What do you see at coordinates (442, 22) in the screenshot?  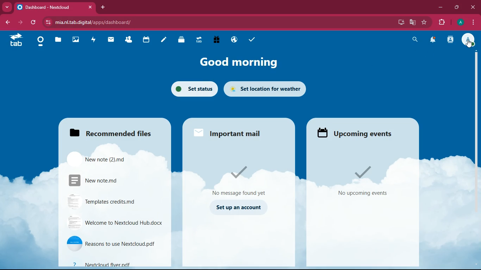 I see `extensions` at bounding box center [442, 22].